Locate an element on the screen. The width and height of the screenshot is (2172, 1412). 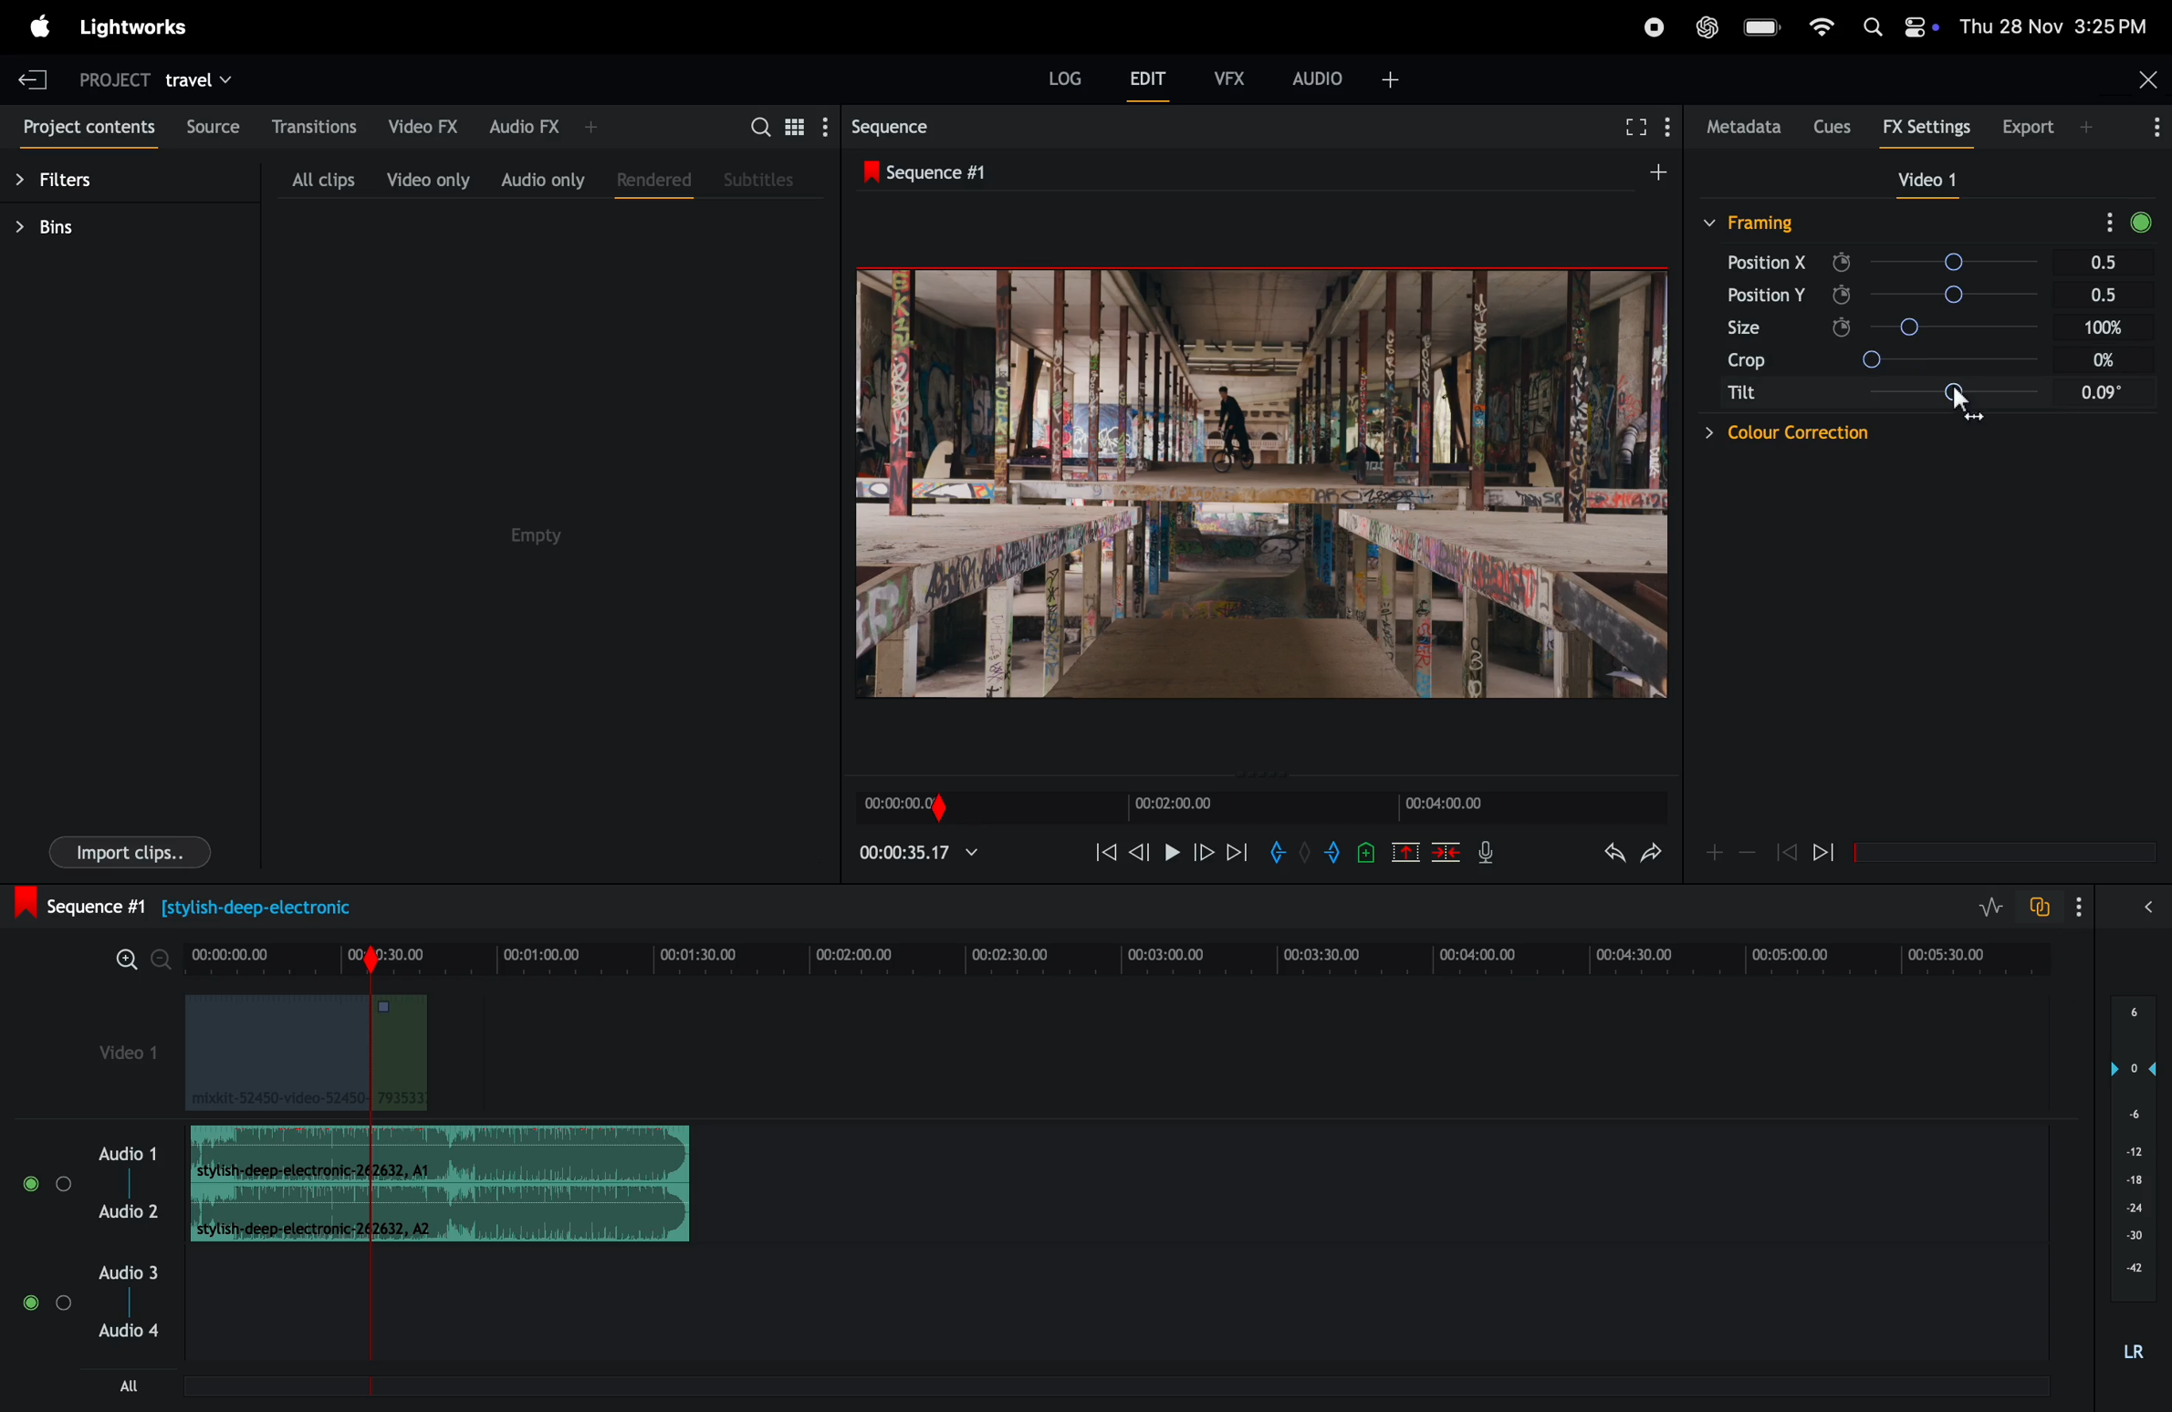
Audio 2 is located at coordinates (130, 1215).